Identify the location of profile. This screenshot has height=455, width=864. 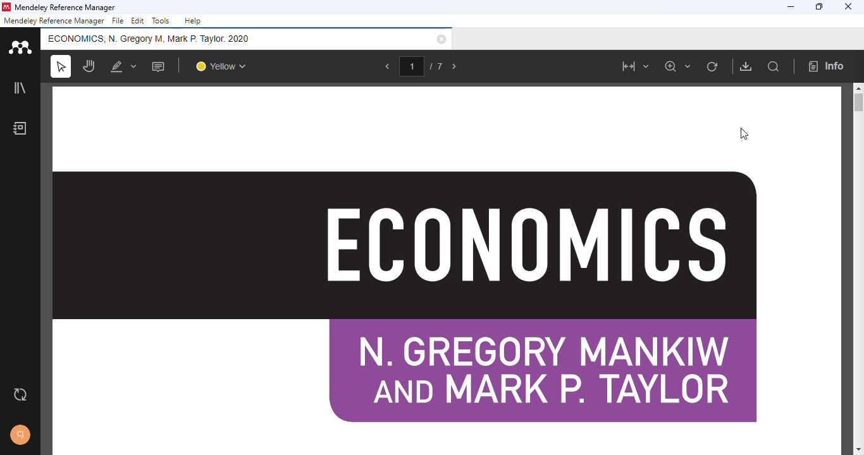
(21, 435).